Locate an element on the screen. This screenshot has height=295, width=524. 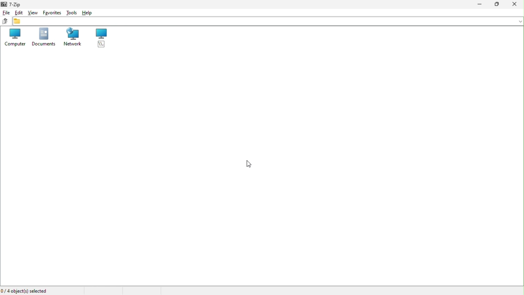
4 object selected is located at coordinates (27, 291).